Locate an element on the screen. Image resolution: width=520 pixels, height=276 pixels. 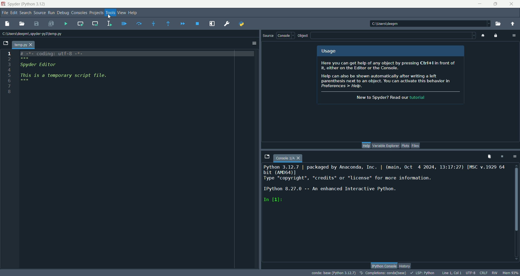
projects is located at coordinates (96, 13).